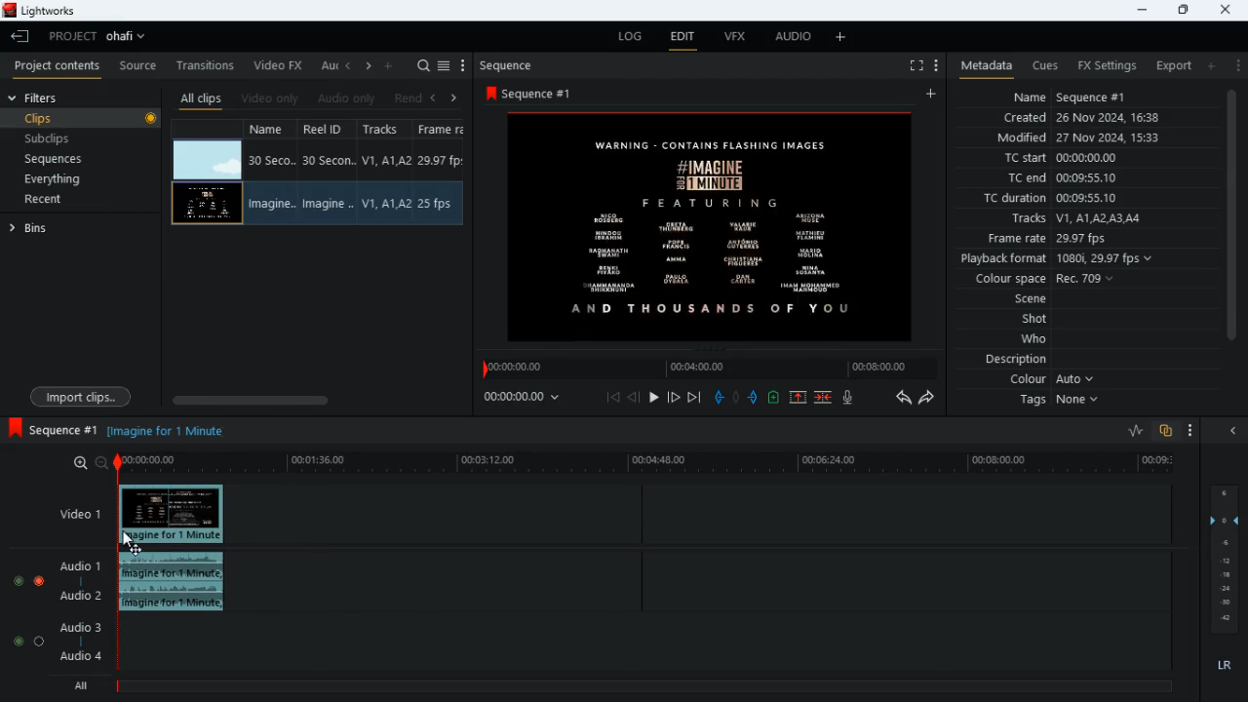 Image resolution: width=1248 pixels, height=702 pixels. Describe the element at coordinates (824, 396) in the screenshot. I see `merge` at that location.